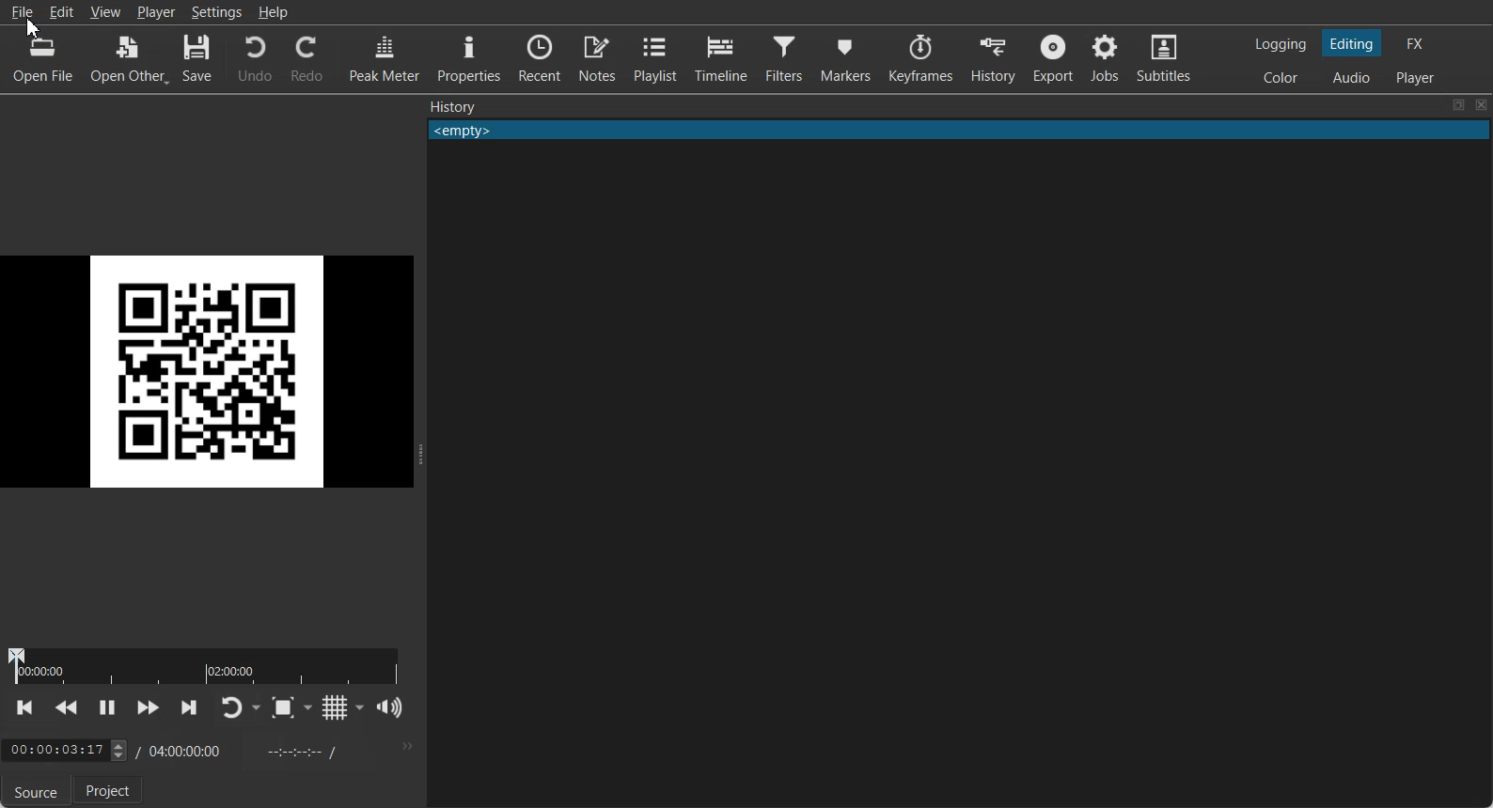 The image size is (1493, 808). Describe the element at coordinates (54, 750) in the screenshot. I see `Time` at that location.